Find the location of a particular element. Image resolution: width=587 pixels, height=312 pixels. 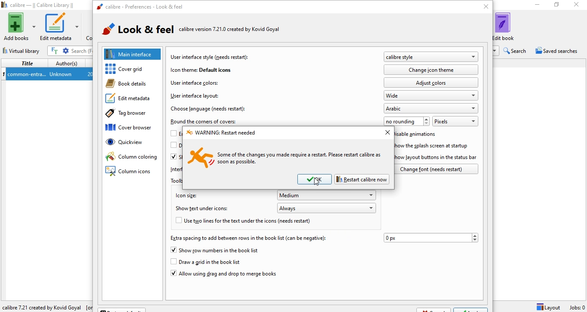

Edit metadata is located at coordinates (60, 27).